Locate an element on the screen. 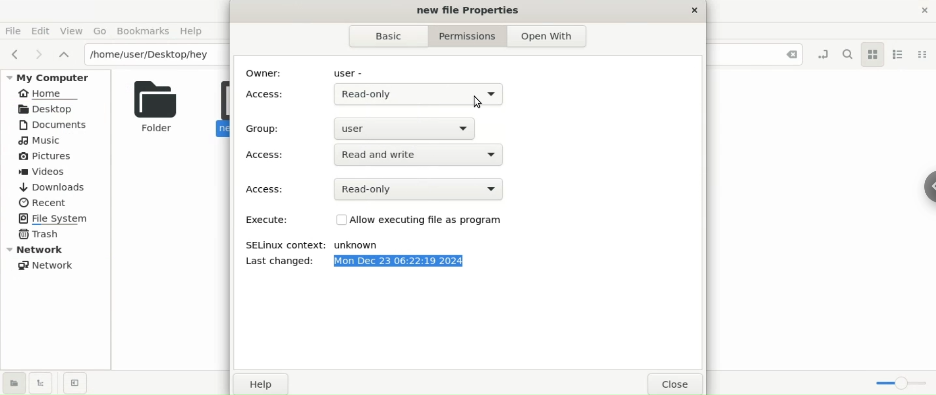 Image resolution: width=936 pixels, height=395 pixels. show places is located at coordinates (14, 382).